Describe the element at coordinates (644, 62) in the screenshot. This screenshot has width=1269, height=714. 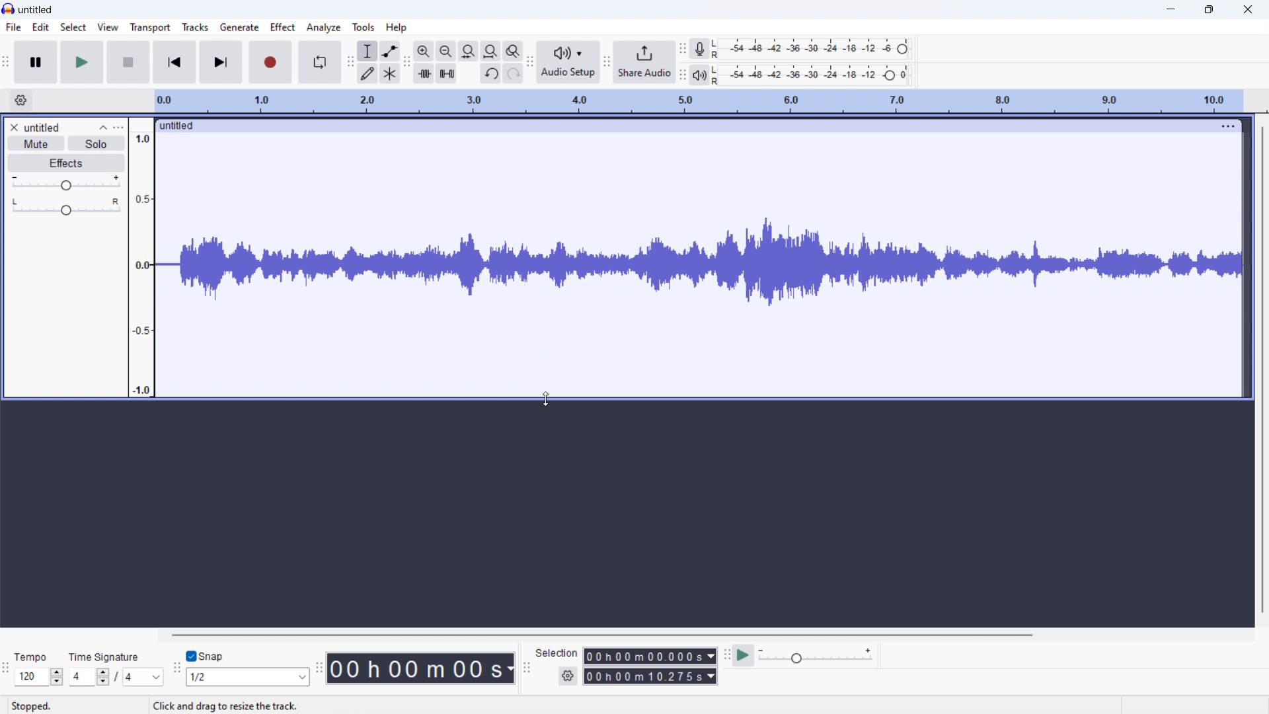
I see `share audio` at that location.